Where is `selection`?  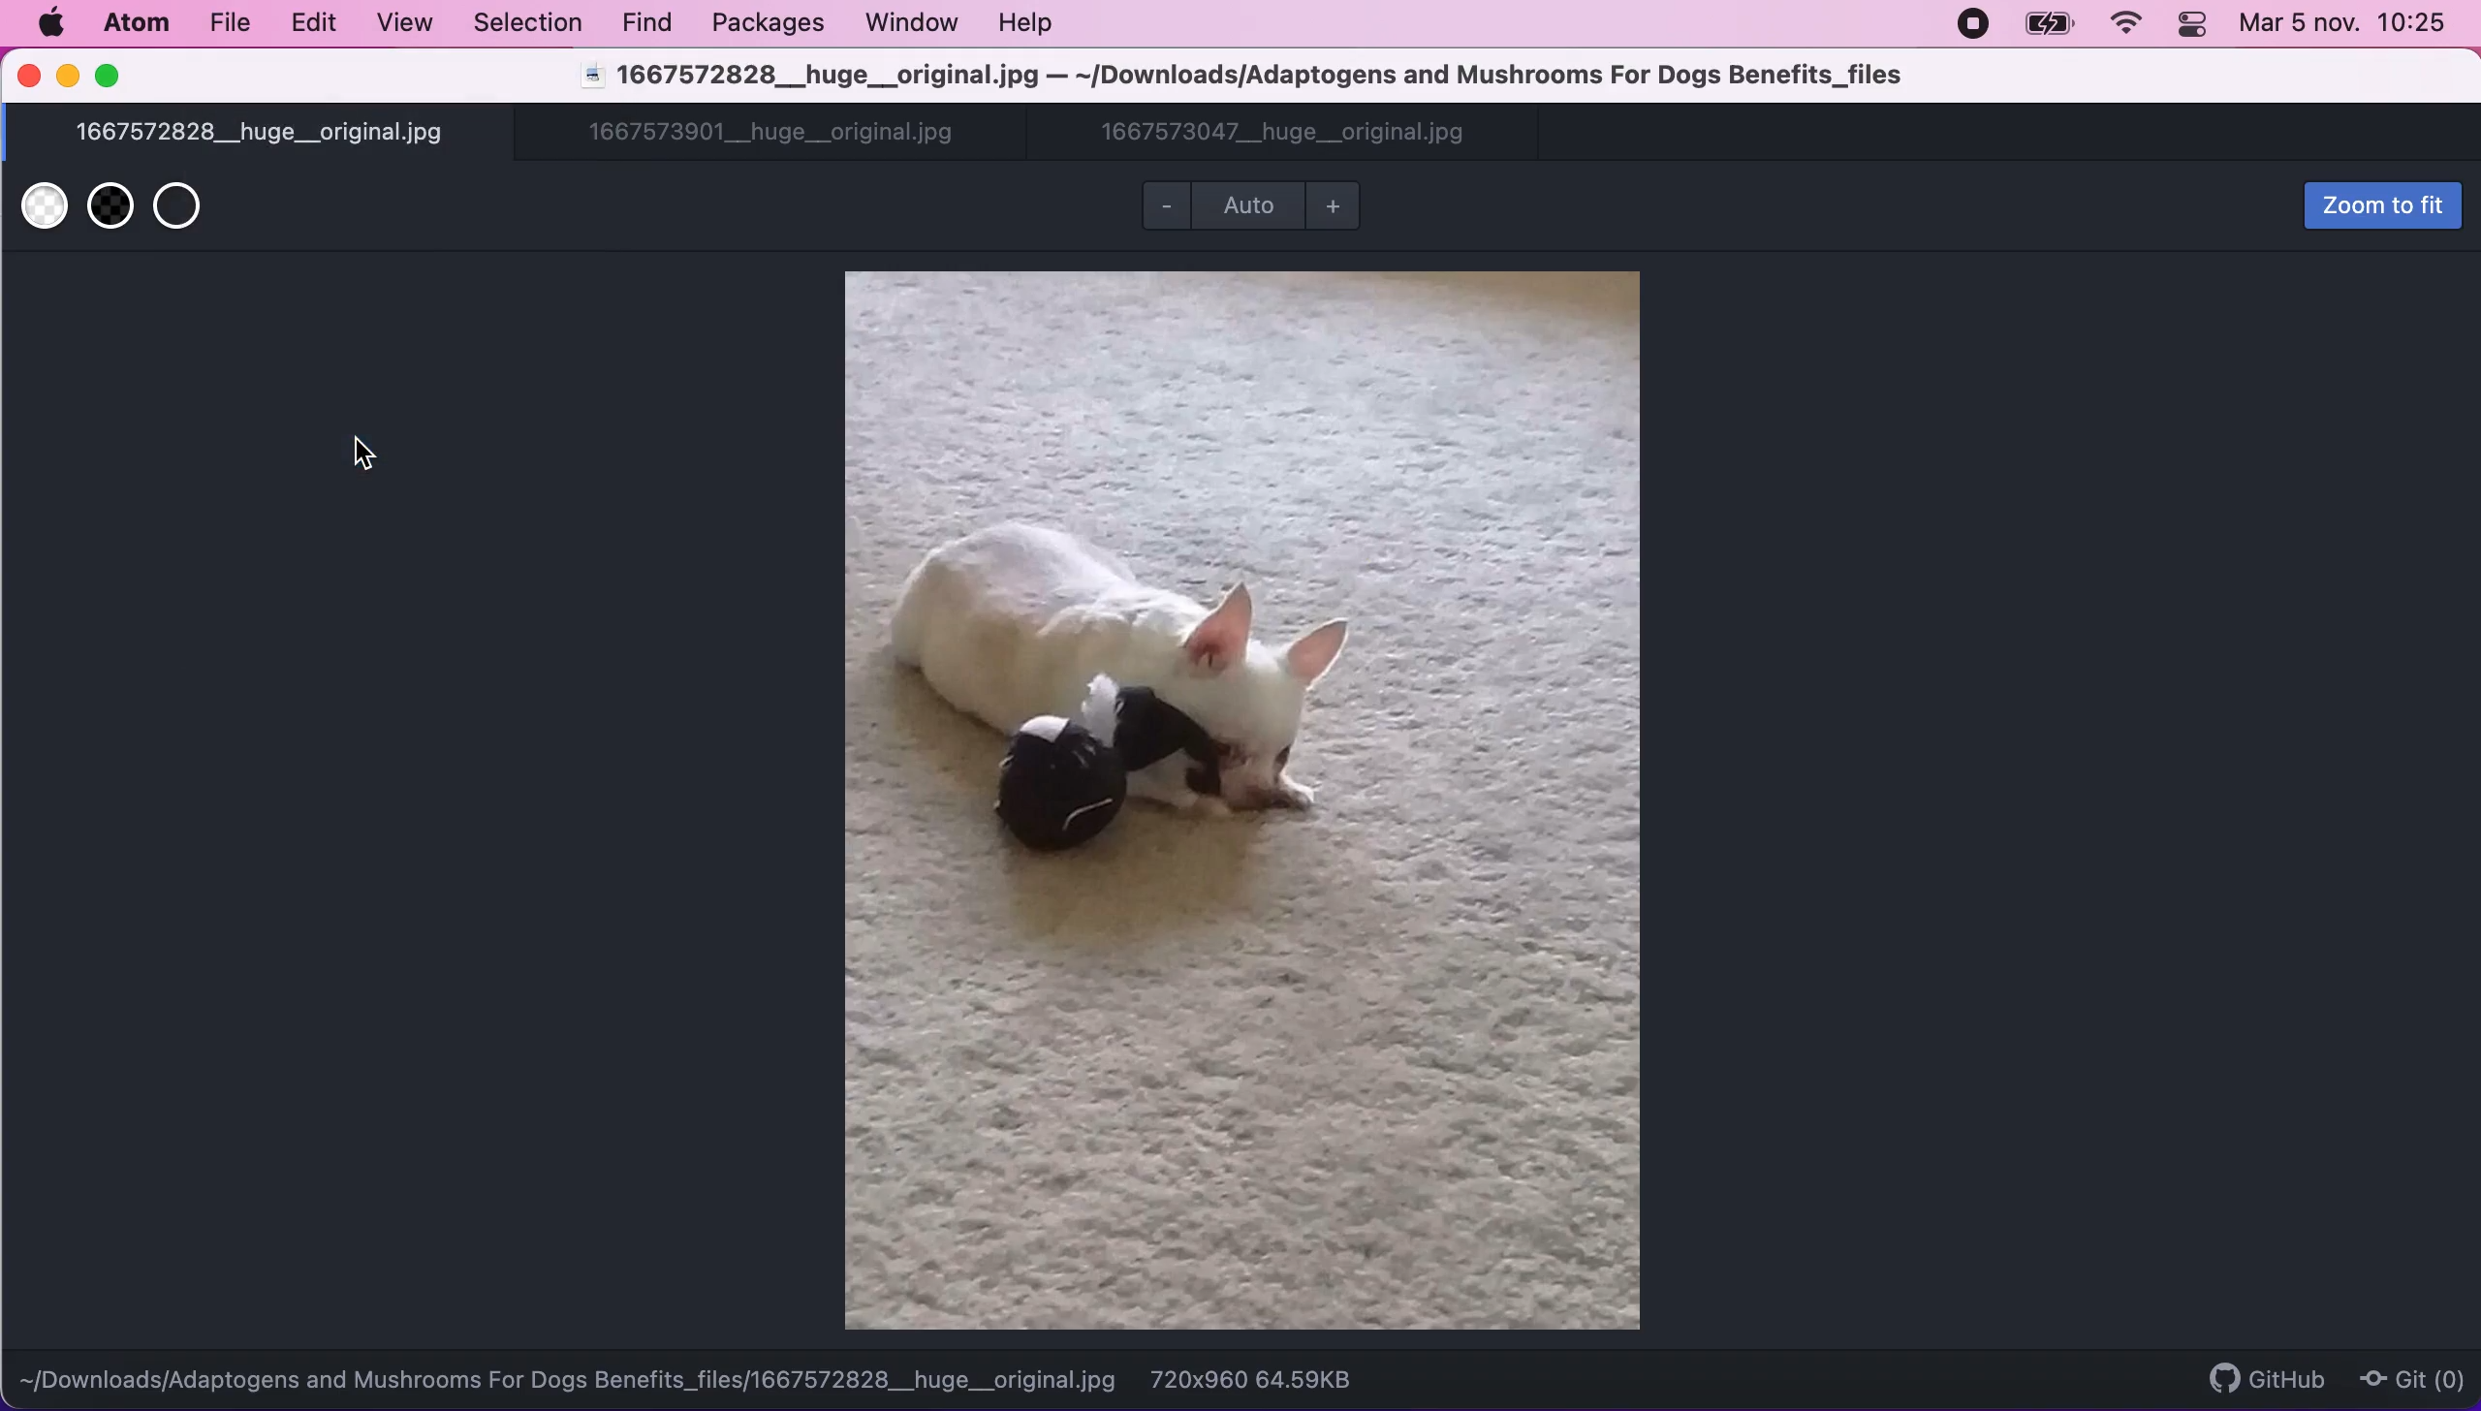
selection is located at coordinates (530, 24).